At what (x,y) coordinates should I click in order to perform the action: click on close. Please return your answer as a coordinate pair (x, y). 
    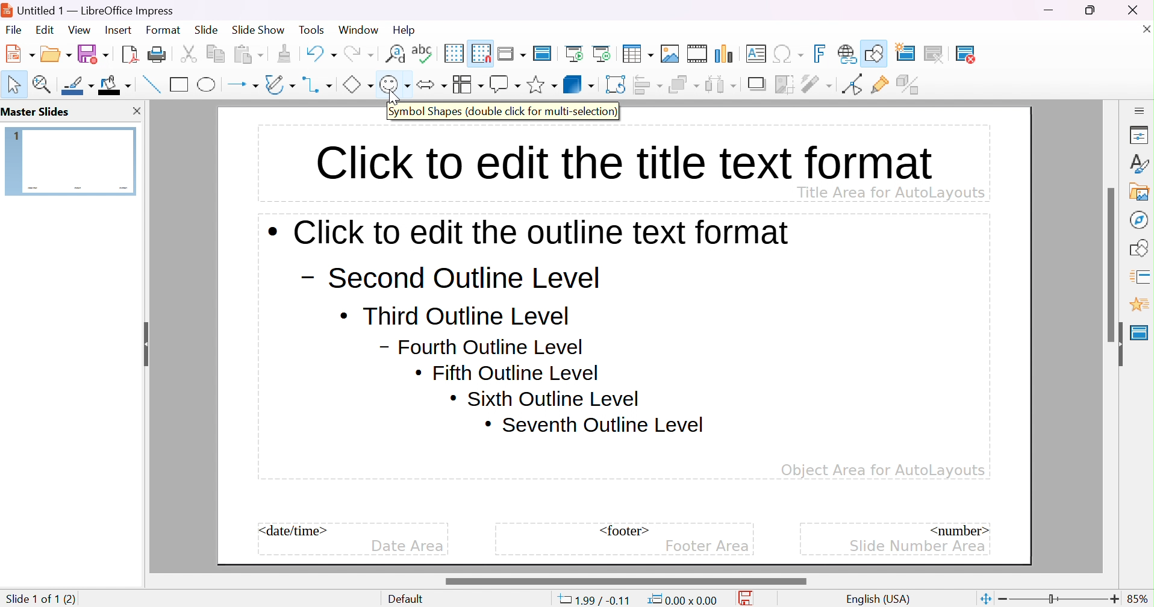
    Looking at the image, I should click on (1144, 28).